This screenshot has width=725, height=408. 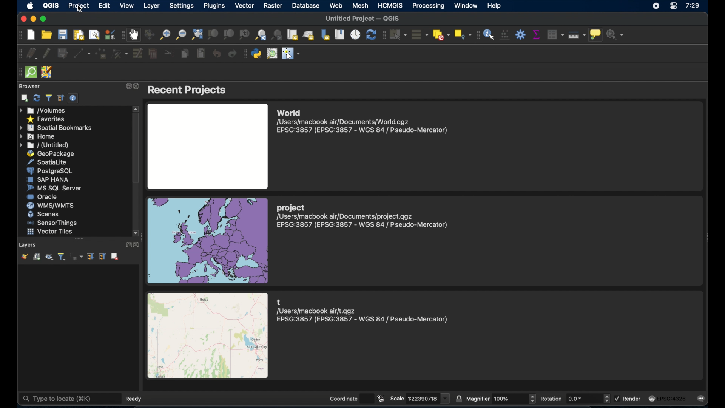 What do you see at coordinates (45, 110) in the screenshot?
I see `volumes` at bounding box center [45, 110].